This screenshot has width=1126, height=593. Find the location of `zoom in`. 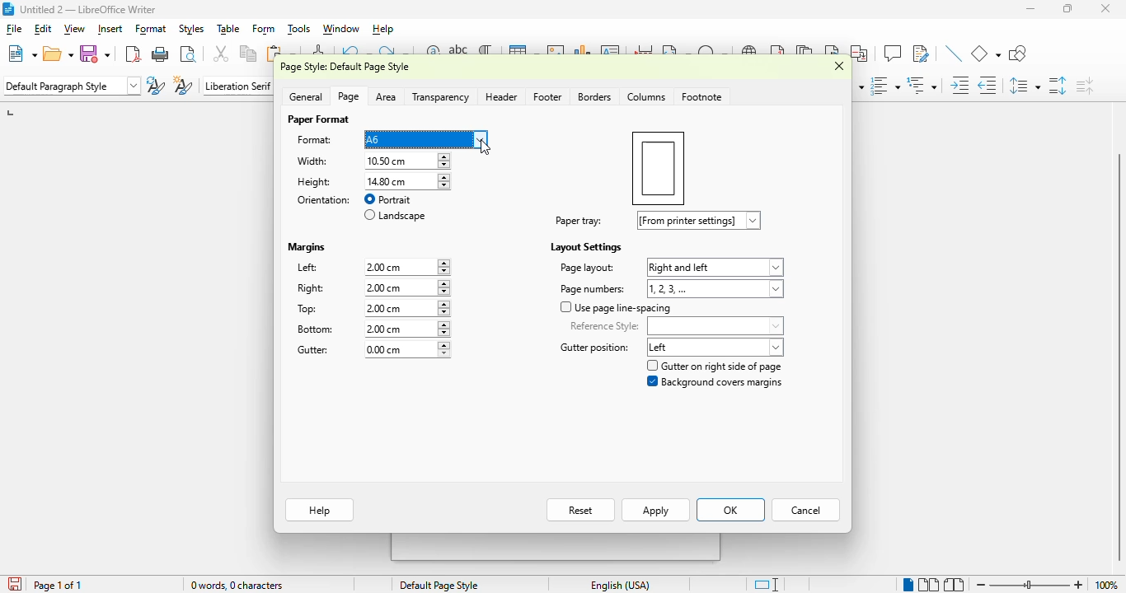

zoom in is located at coordinates (1079, 585).